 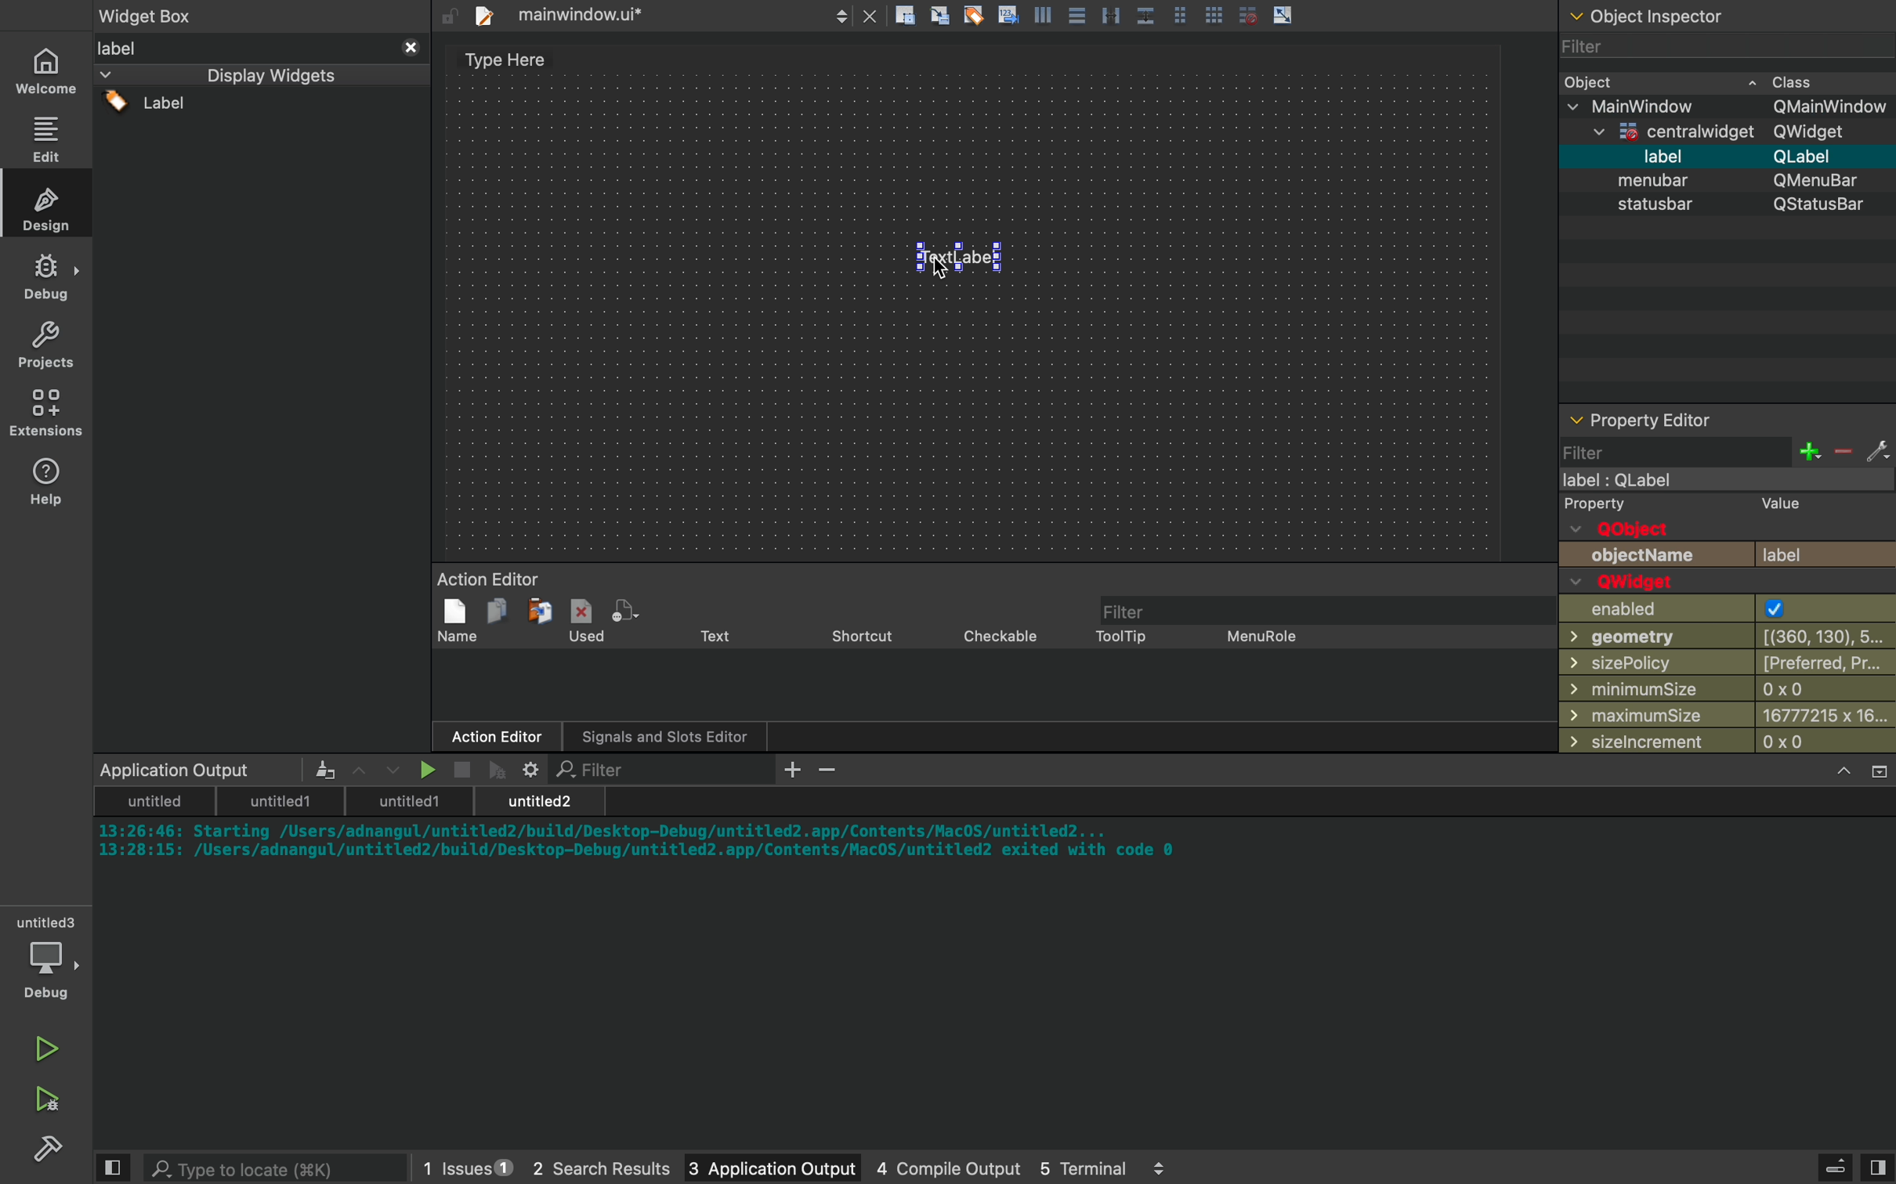 What do you see at coordinates (50, 961) in the screenshot?
I see `debug` at bounding box center [50, 961].